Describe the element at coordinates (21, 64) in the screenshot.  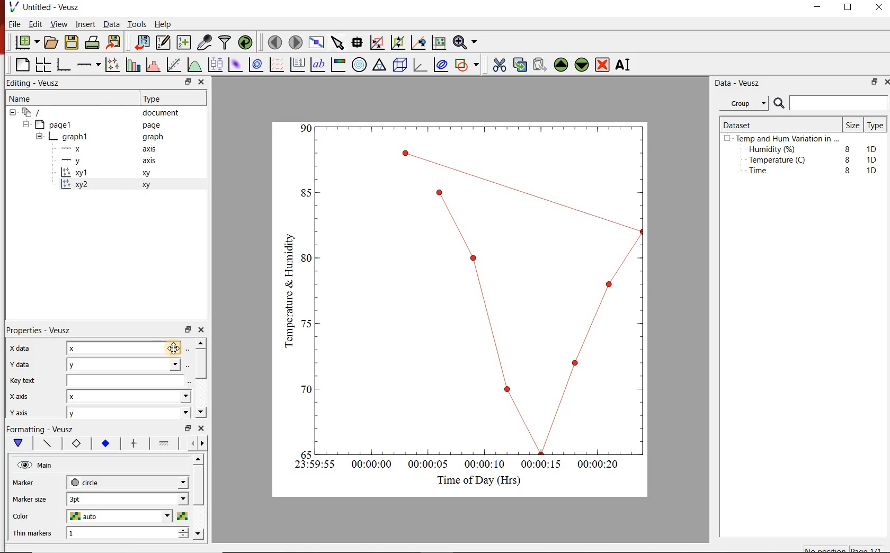
I see `blank page` at that location.